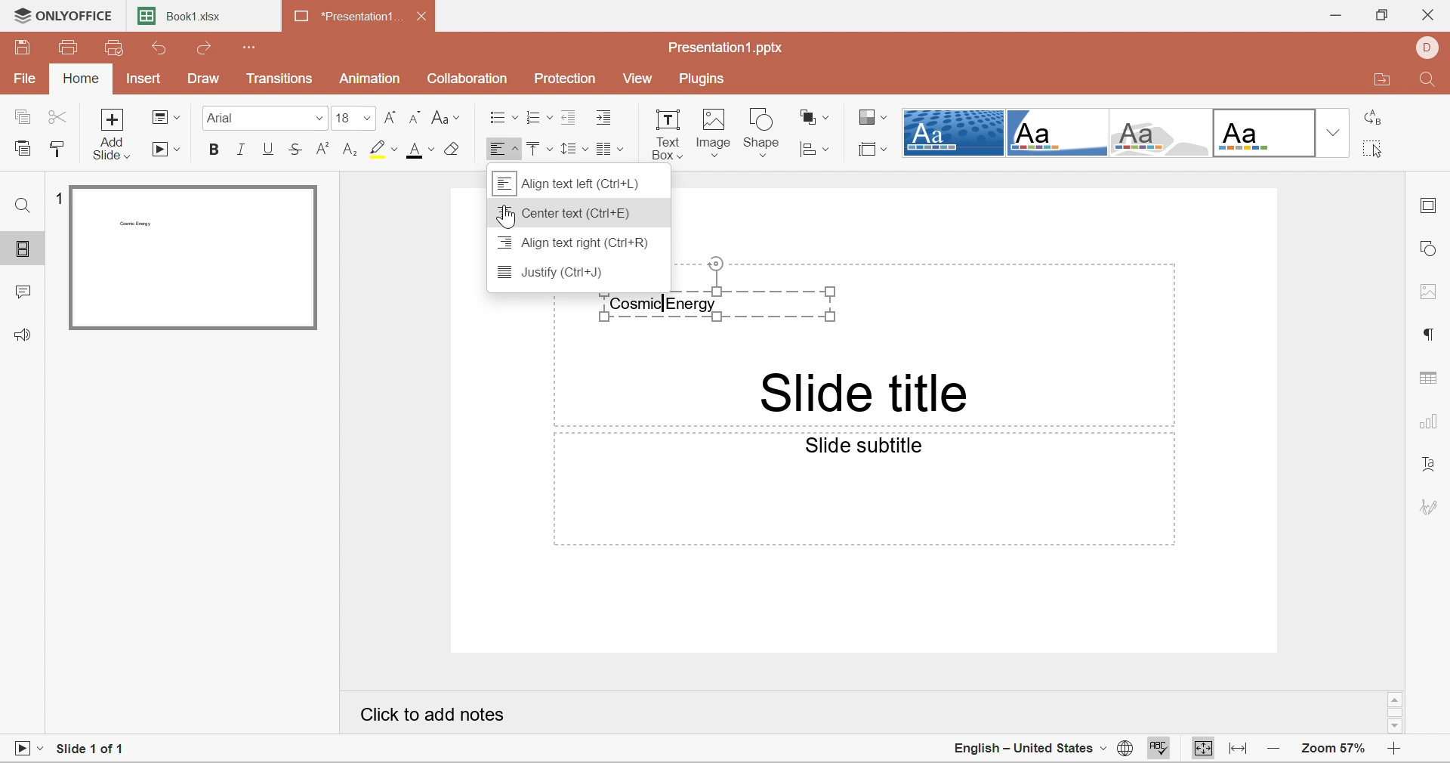 The height and width of the screenshot is (763, 1450). I want to click on Highlight color, so click(384, 149).